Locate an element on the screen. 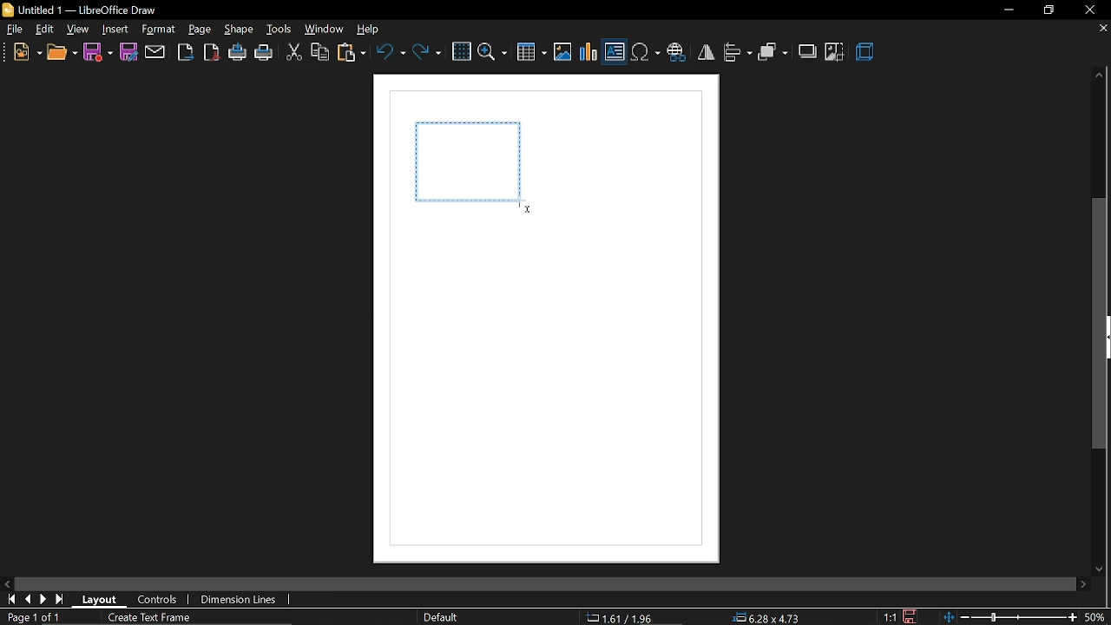 The image size is (1111, 625). 3d effect is located at coordinates (867, 53).